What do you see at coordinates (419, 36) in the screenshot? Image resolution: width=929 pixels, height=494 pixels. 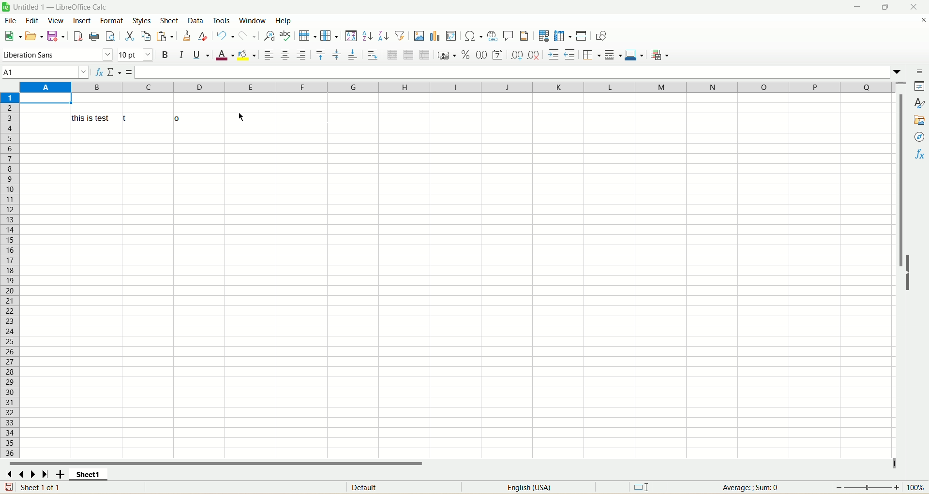 I see `insert image` at bounding box center [419, 36].